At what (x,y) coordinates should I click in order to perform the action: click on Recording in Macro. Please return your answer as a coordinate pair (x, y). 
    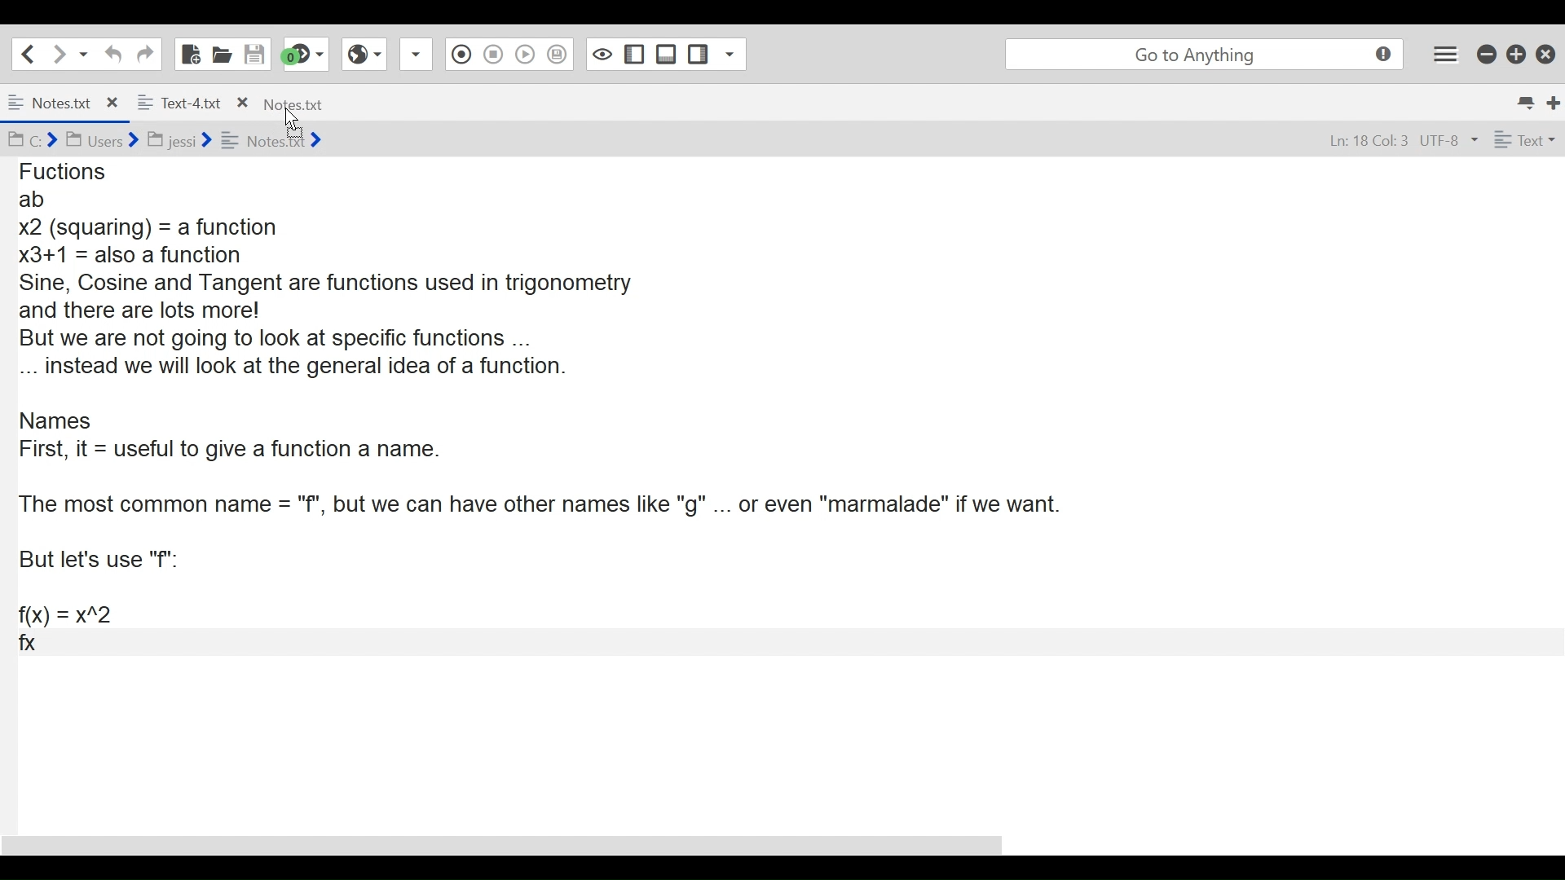
    Looking at the image, I should click on (461, 55).